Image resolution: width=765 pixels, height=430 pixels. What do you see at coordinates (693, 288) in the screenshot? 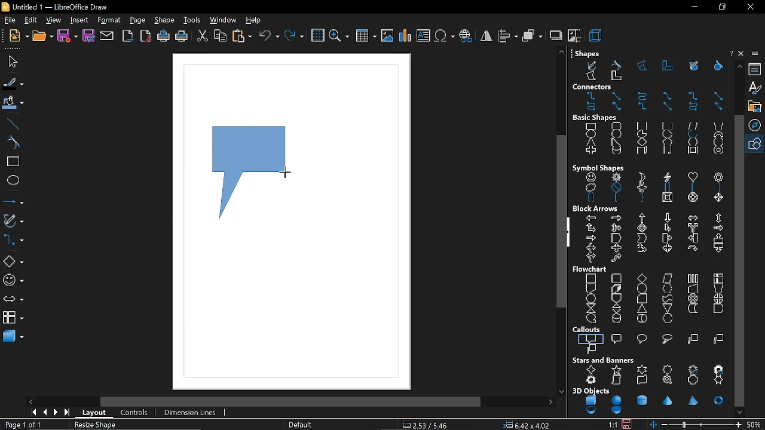
I see `manual input` at bounding box center [693, 288].